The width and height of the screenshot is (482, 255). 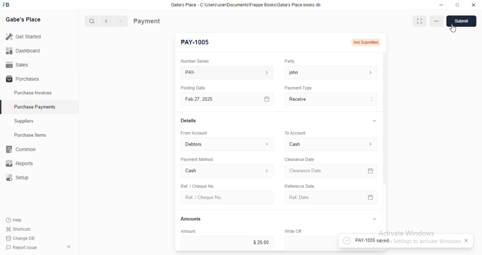 What do you see at coordinates (311, 242) in the screenshot?
I see `$0.00` at bounding box center [311, 242].